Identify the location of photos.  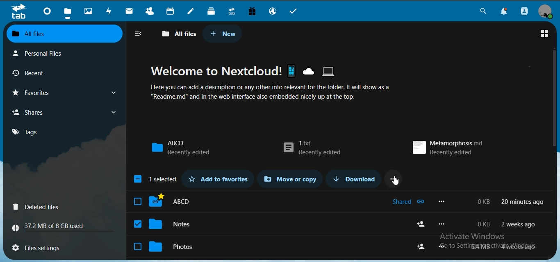
(190, 245).